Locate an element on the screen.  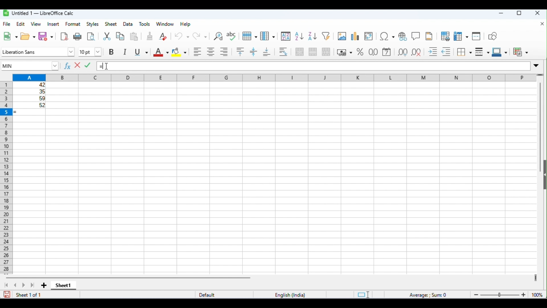
format as currency is located at coordinates (345, 52).